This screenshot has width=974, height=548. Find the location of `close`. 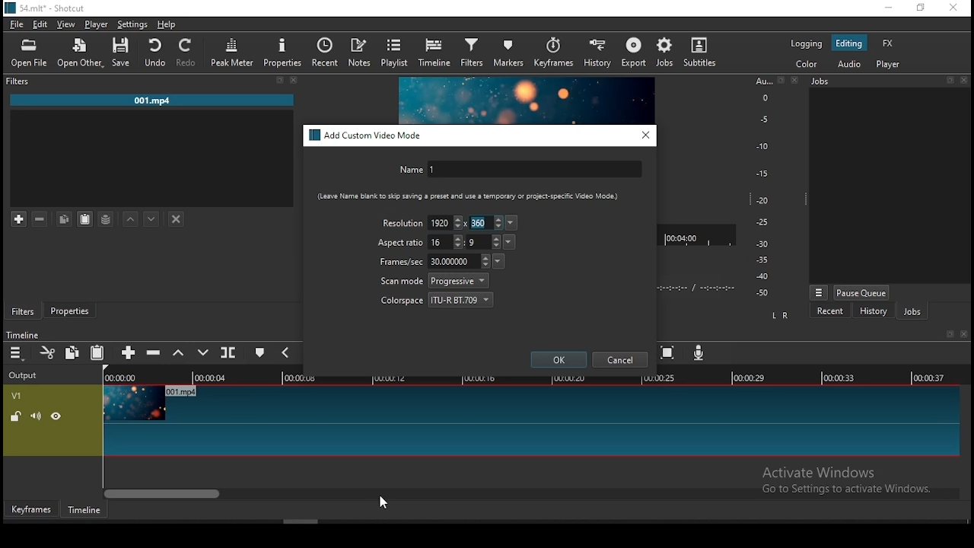

close is located at coordinates (797, 80).